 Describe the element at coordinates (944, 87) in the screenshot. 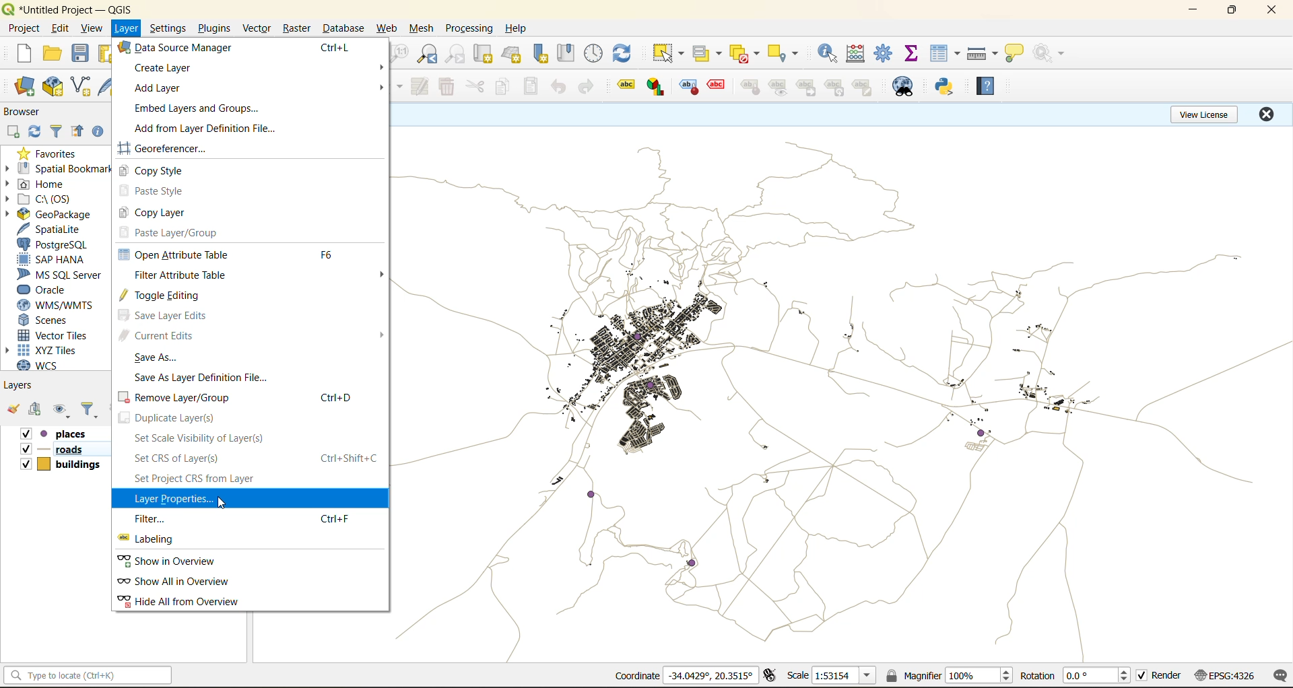

I see `python` at that location.